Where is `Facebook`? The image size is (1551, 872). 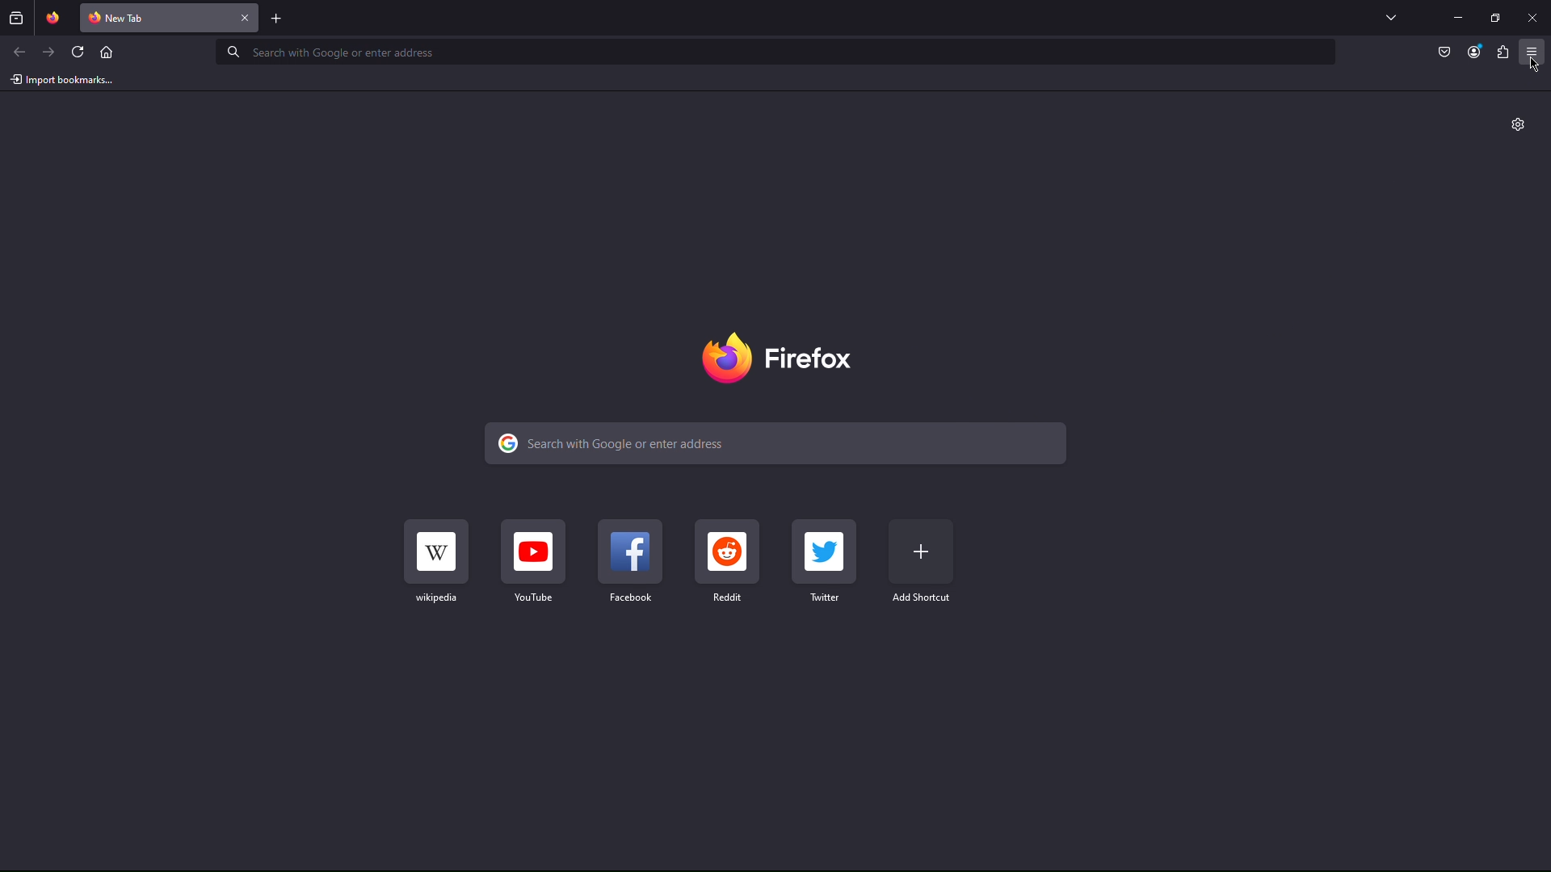 Facebook is located at coordinates (630, 561).